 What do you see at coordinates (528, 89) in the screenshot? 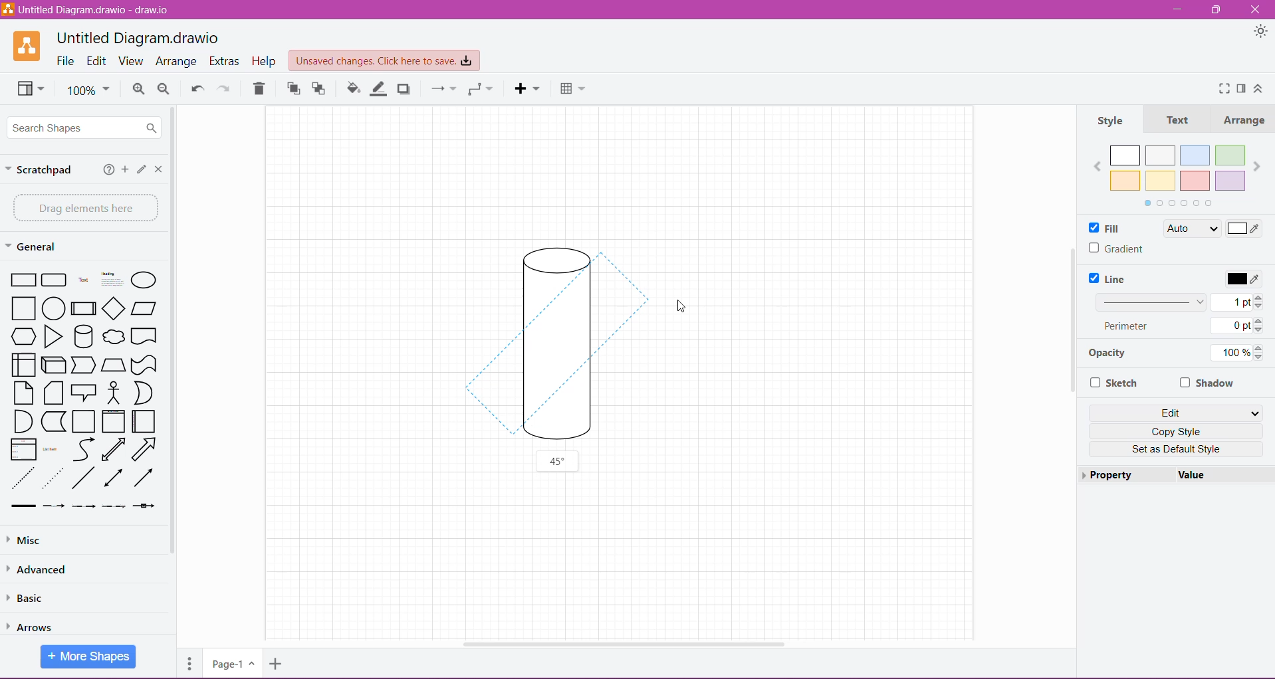
I see `` at bounding box center [528, 89].